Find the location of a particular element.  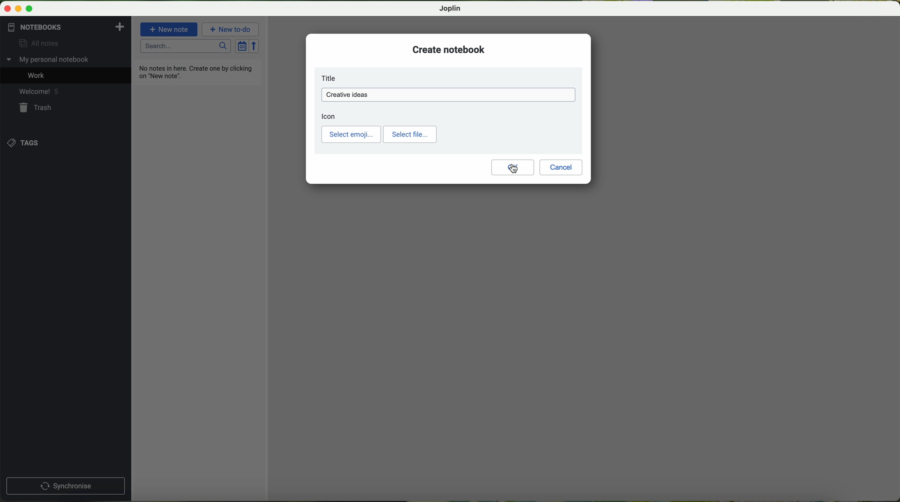

search bar is located at coordinates (186, 46).